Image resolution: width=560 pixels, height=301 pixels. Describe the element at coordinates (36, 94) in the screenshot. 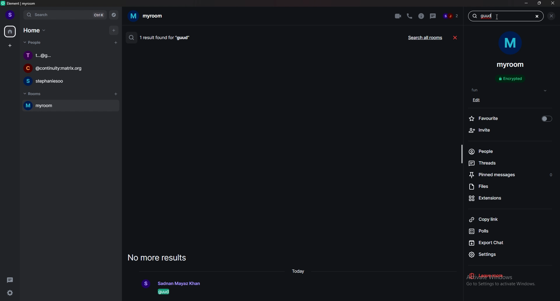

I see `rooms` at that location.